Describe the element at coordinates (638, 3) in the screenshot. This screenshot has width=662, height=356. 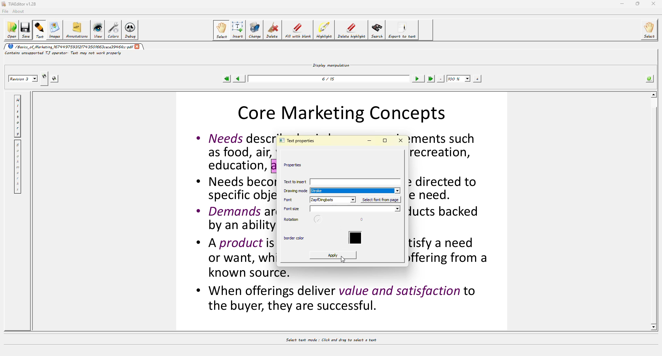
I see `maximize` at that location.